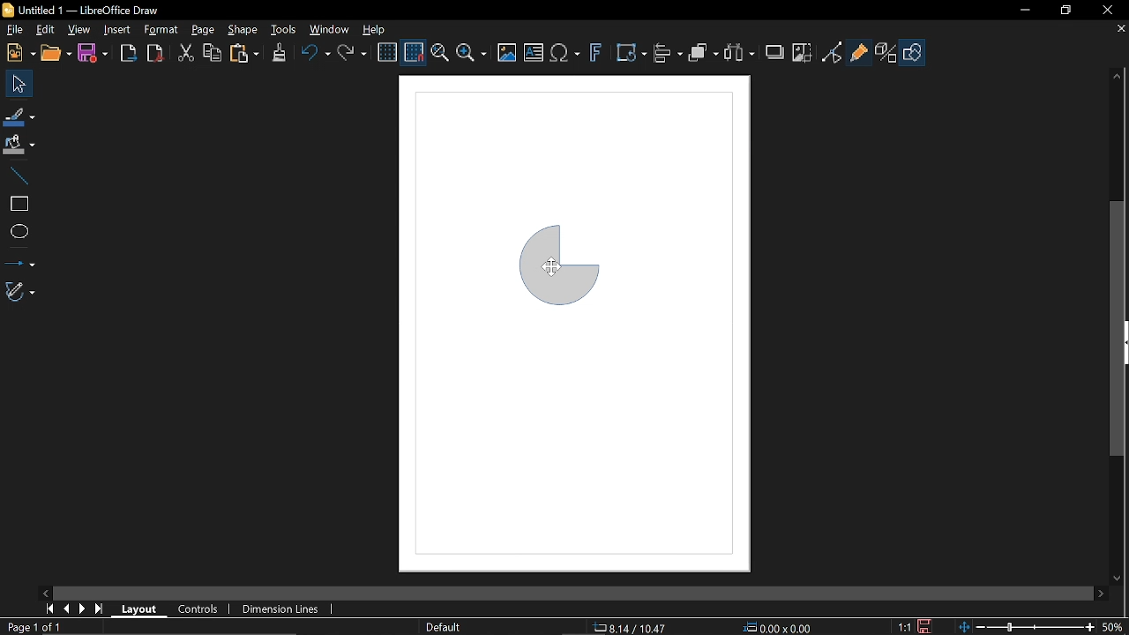 Image resolution: width=1129 pixels, height=635 pixels. I want to click on Snap to grid, so click(415, 51).